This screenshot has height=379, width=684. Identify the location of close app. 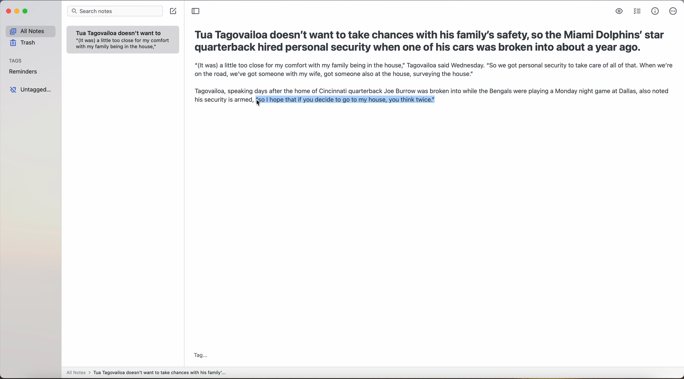
(8, 12).